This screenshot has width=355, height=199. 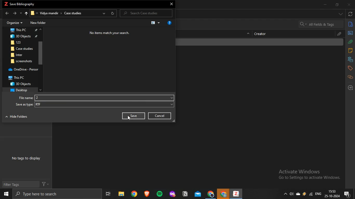 What do you see at coordinates (21, 14) in the screenshot?
I see `recent locations` at bounding box center [21, 14].